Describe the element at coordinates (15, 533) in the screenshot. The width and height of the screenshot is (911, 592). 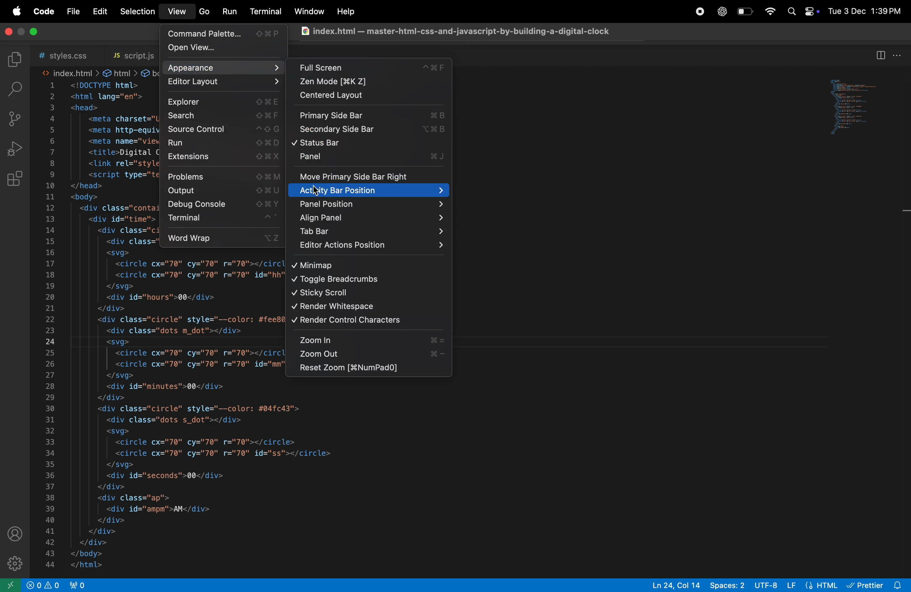
I see `profile` at that location.